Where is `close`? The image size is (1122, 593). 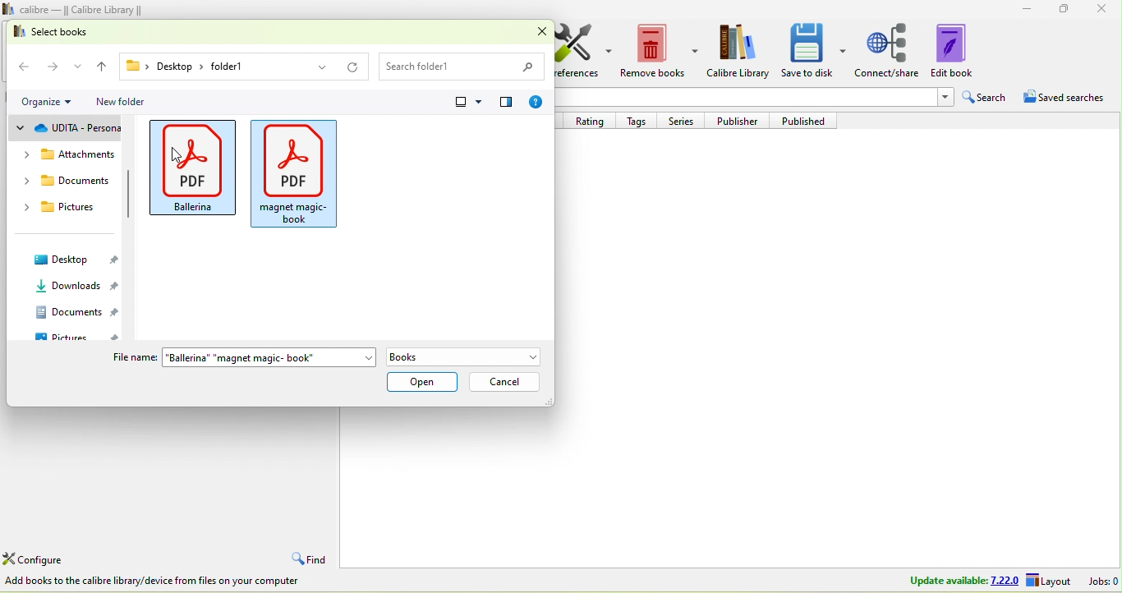 close is located at coordinates (535, 32).